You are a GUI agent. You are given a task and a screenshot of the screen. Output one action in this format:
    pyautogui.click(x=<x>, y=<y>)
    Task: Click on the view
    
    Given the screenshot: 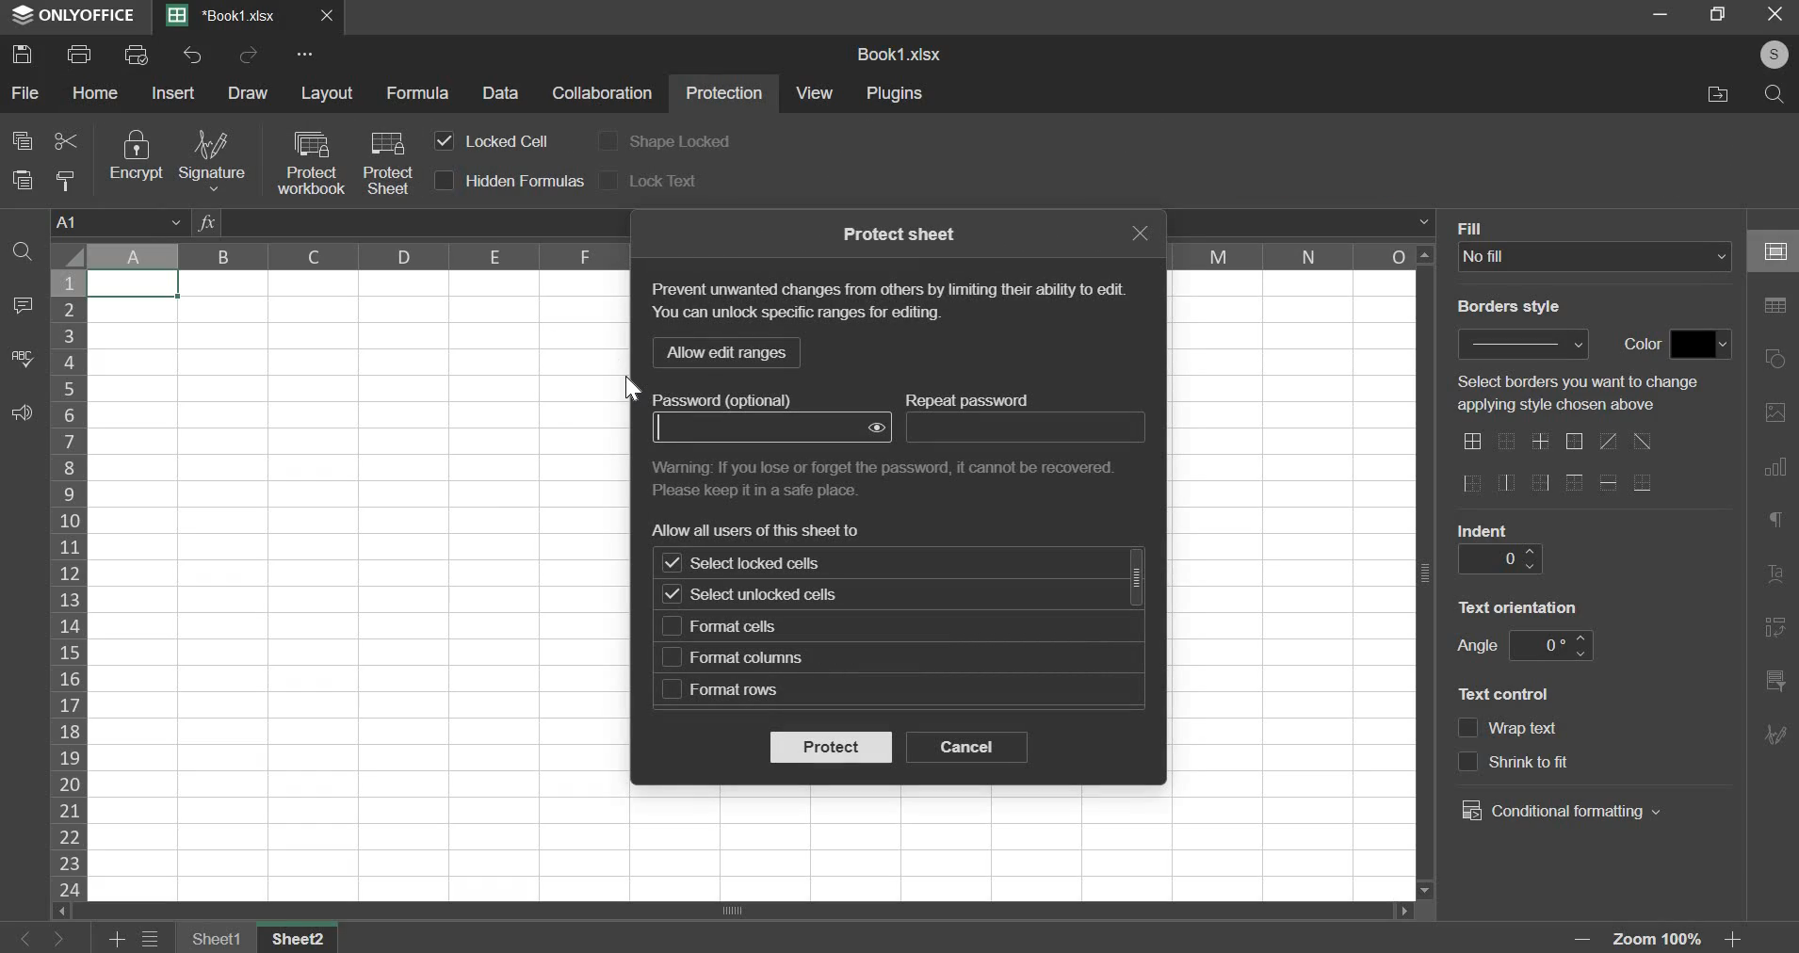 What is the action you would take?
    pyautogui.click(x=816, y=92)
    